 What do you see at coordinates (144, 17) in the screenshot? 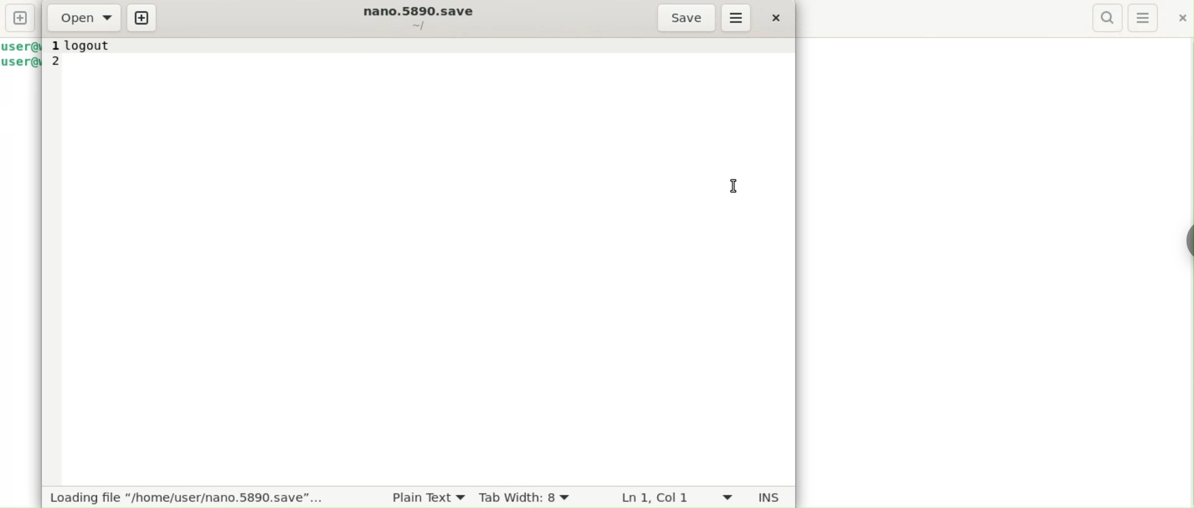
I see `new tab` at bounding box center [144, 17].